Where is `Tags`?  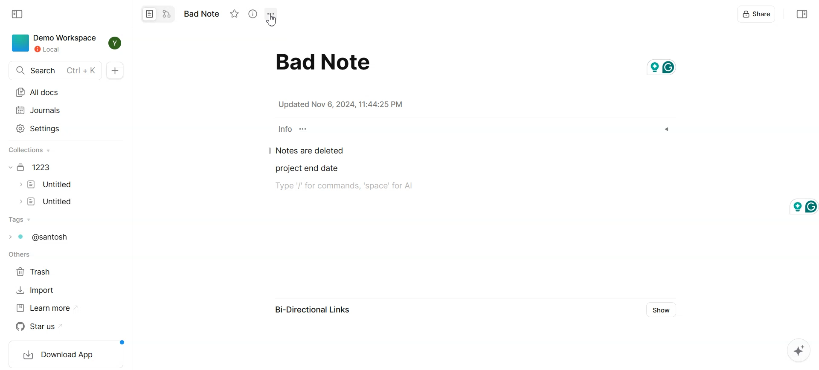
Tags is located at coordinates (19, 220).